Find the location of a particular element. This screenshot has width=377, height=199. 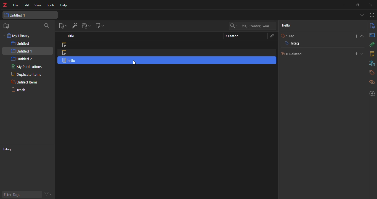

hello is located at coordinates (70, 60).